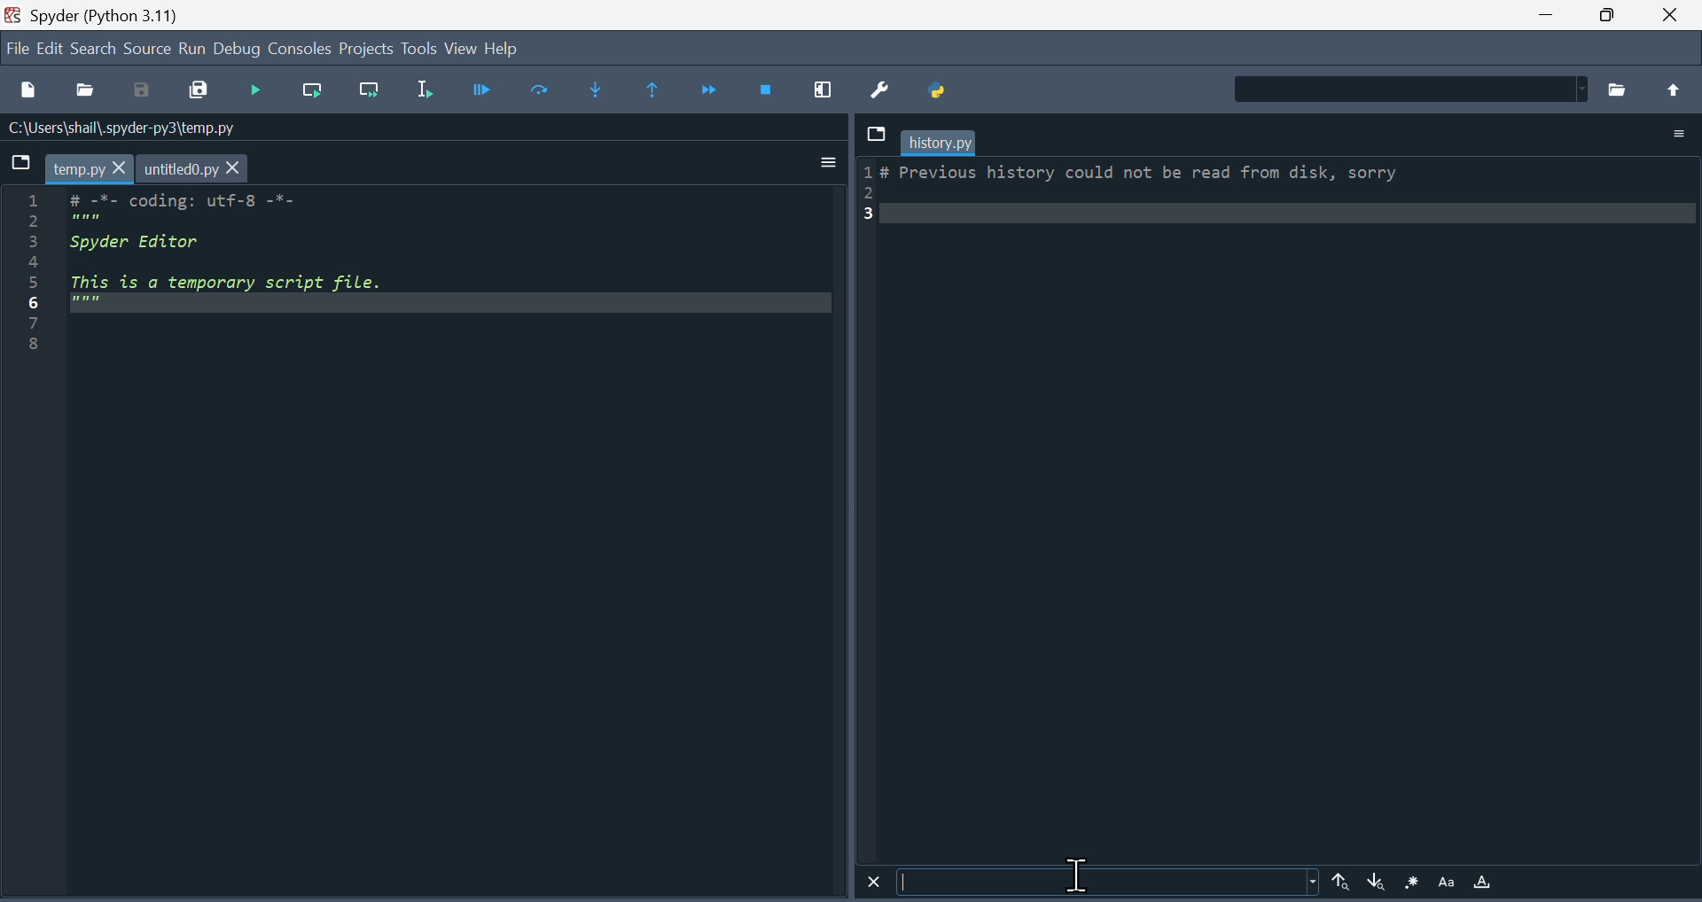  What do you see at coordinates (454, 251) in the screenshot?
I see `code` at bounding box center [454, 251].